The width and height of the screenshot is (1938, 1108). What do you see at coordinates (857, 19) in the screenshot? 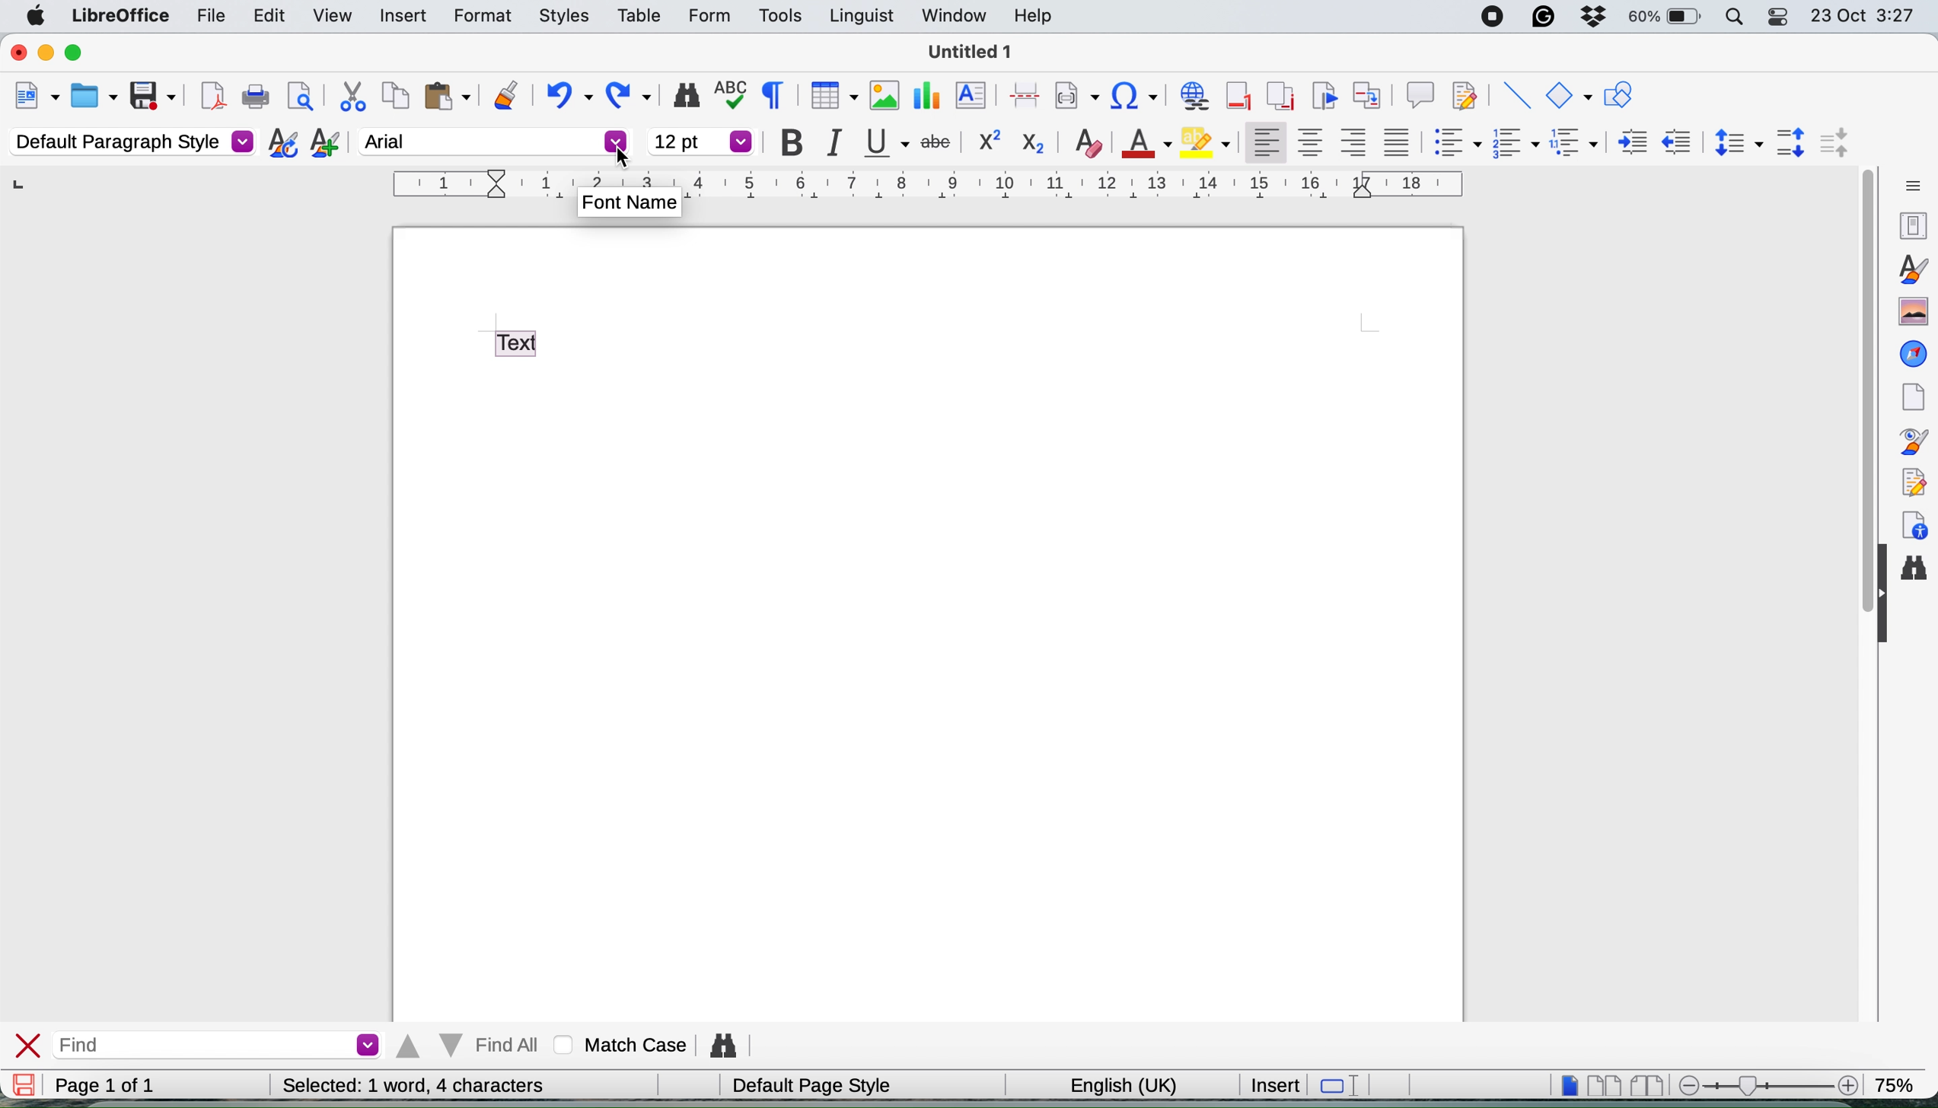
I see `linguist` at bounding box center [857, 19].